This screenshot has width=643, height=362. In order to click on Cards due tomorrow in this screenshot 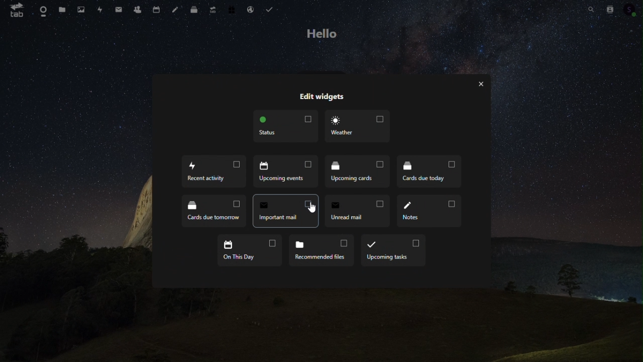, I will do `click(209, 210)`.